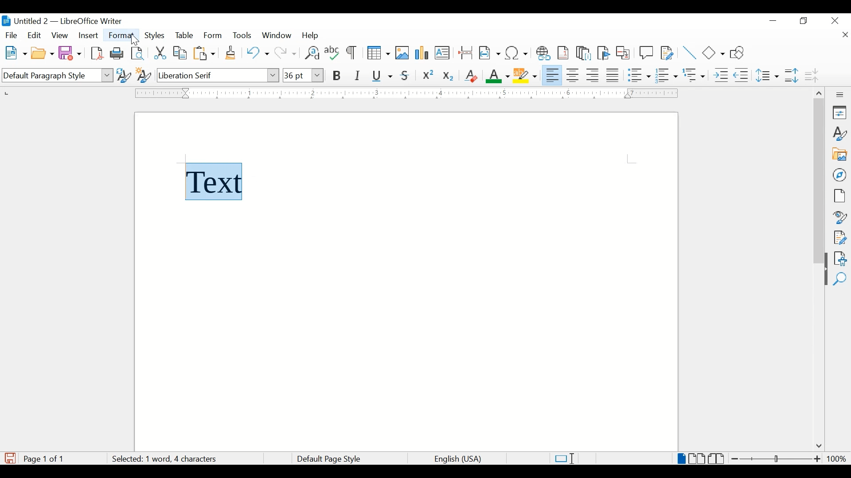 This screenshot has height=478, width=851. What do you see at coordinates (35, 35) in the screenshot?
I see `edit` at bounding box center [35, 35].